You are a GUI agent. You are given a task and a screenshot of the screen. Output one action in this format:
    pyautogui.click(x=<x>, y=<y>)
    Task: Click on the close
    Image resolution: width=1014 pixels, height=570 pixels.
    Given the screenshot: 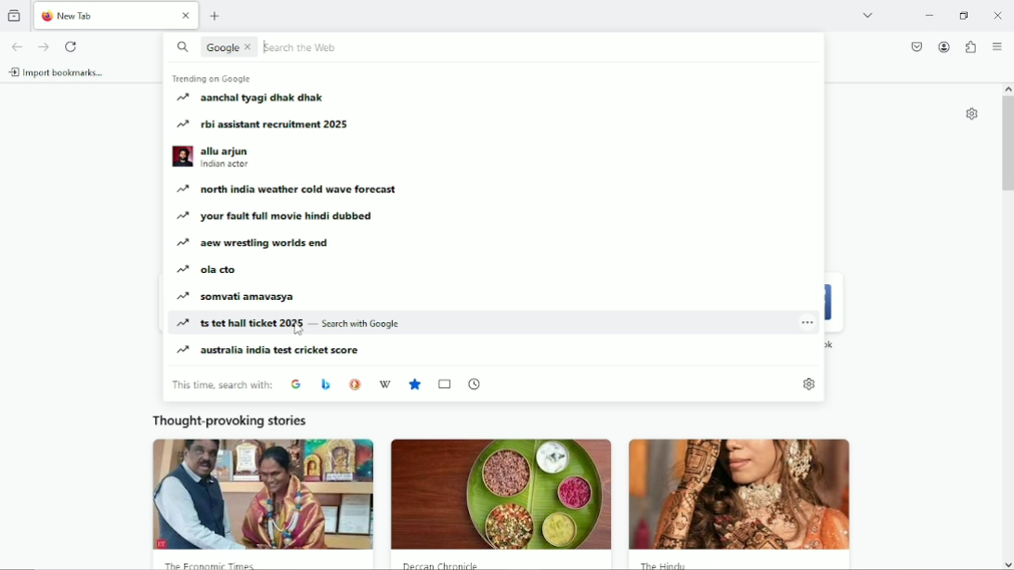 What is the action you would take?
    pyautogui.click(x=186, y=18)
    